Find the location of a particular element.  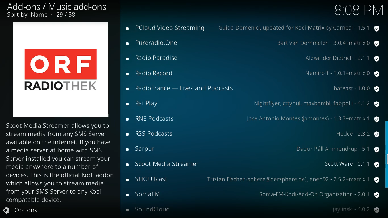

provider is located at coordinates (317, 193).